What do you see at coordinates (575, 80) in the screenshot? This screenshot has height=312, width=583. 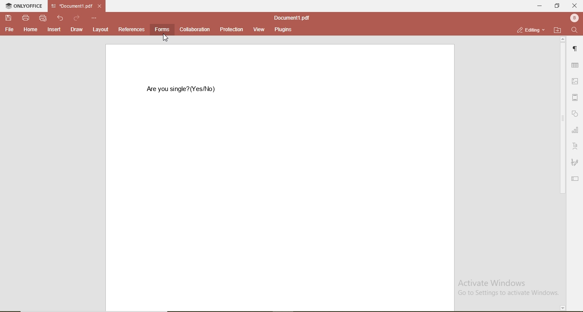 I see `image` at bounding box center [575, 80].